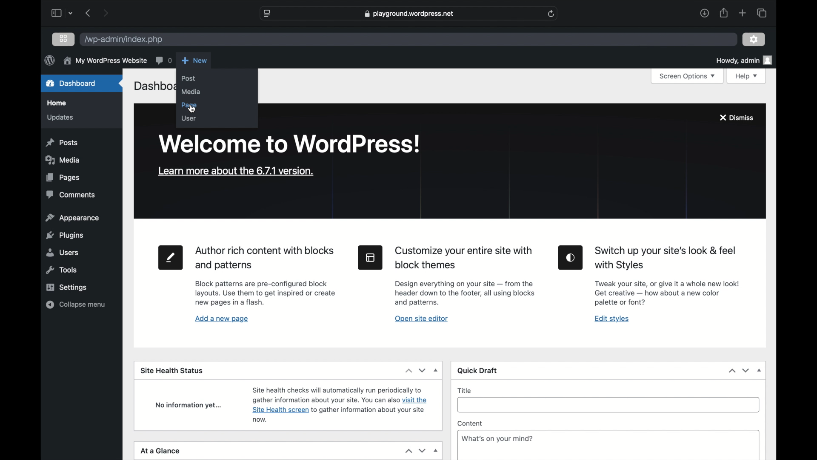 This screenshot has height=460, width=817. Describe the element at coordinates (761, 13) in the screenshot. I see `show tab overview` at that location.